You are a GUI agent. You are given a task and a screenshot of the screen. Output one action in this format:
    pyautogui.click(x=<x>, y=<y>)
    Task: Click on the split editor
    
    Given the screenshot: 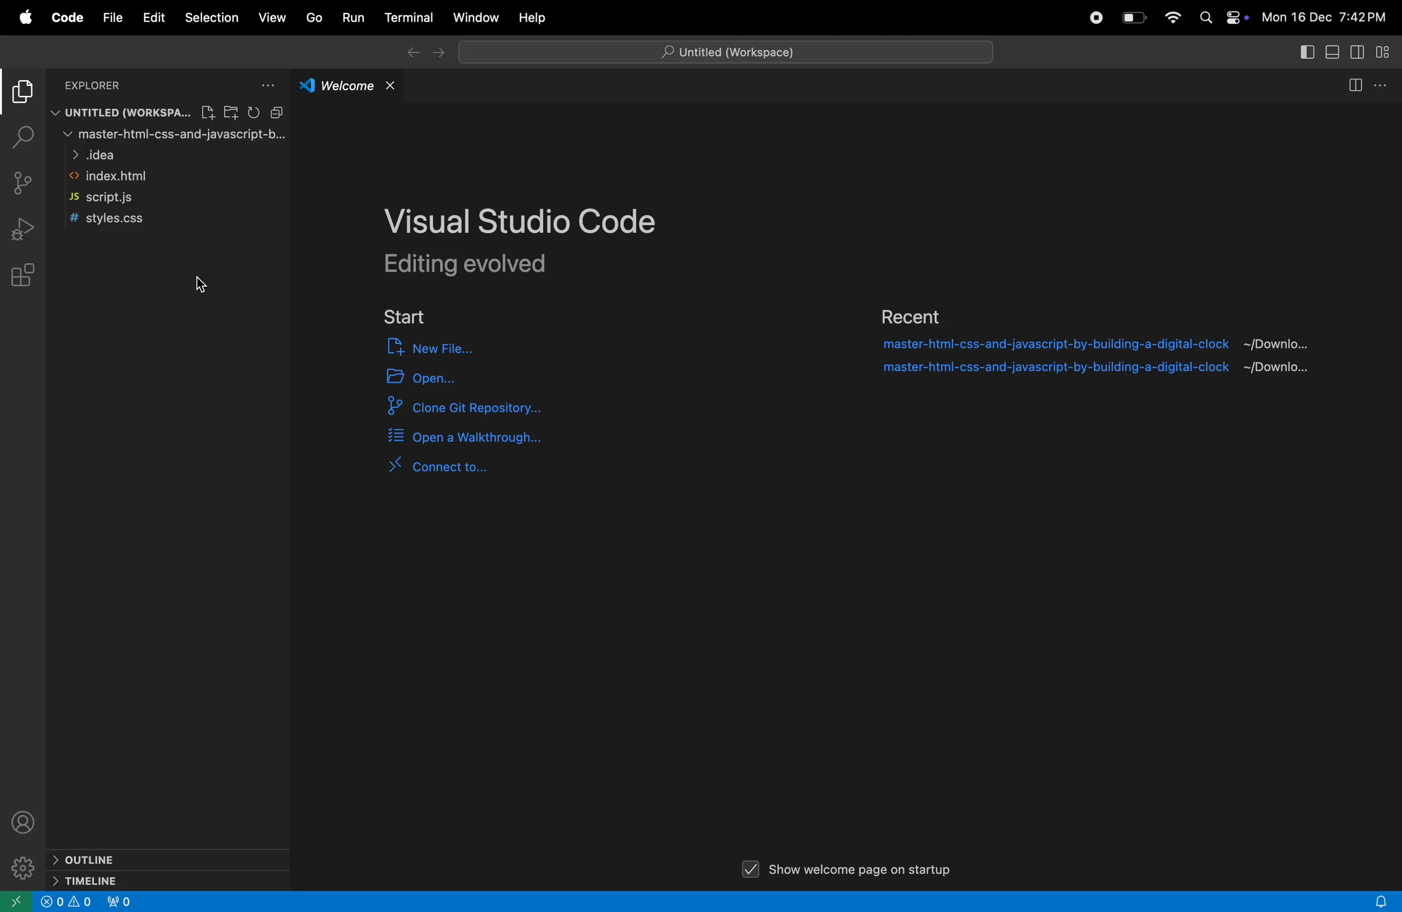 What is the action you would take?
    pyautogui.click(x=1356, y=86)
    